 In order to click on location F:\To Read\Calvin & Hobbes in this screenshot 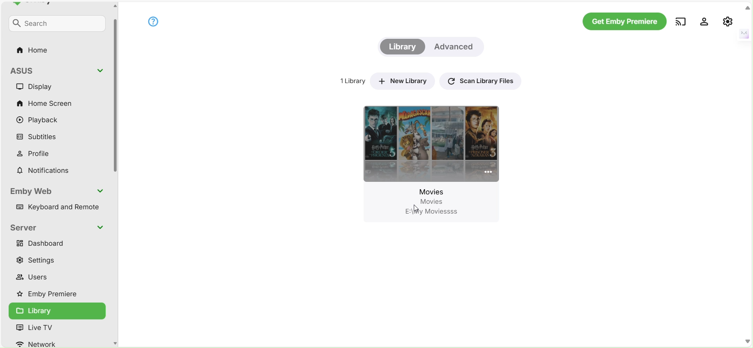, I will do `click(424, 256)`.